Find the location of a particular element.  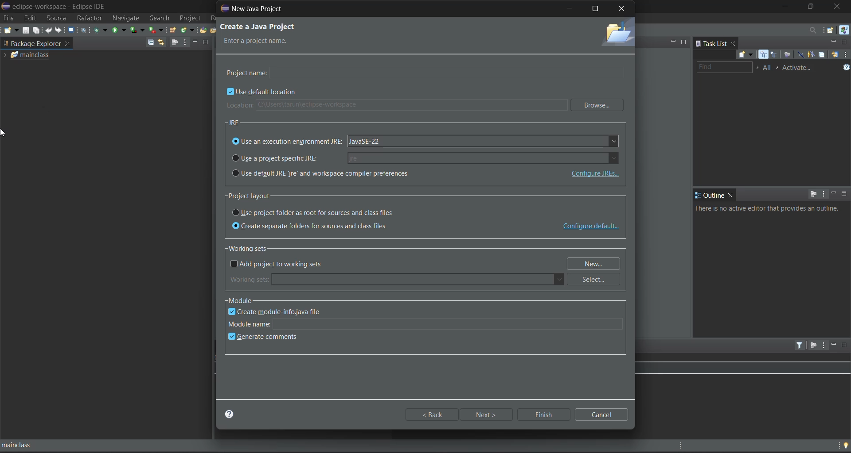

configure default is located at coordinates (591, 227).